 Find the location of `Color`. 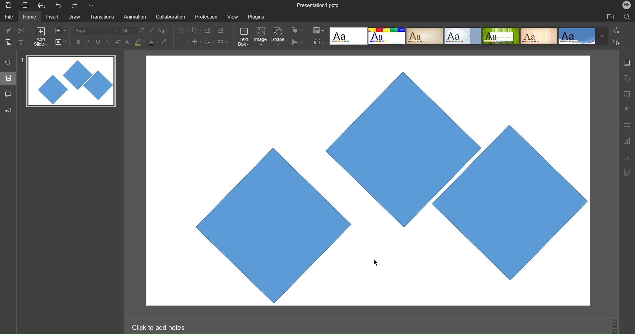

Color is located at coordinates (319, 30).